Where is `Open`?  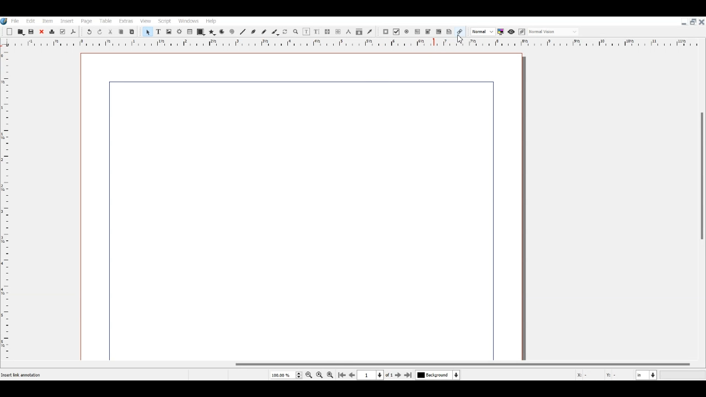 Open is located at coordinates (22, 31).